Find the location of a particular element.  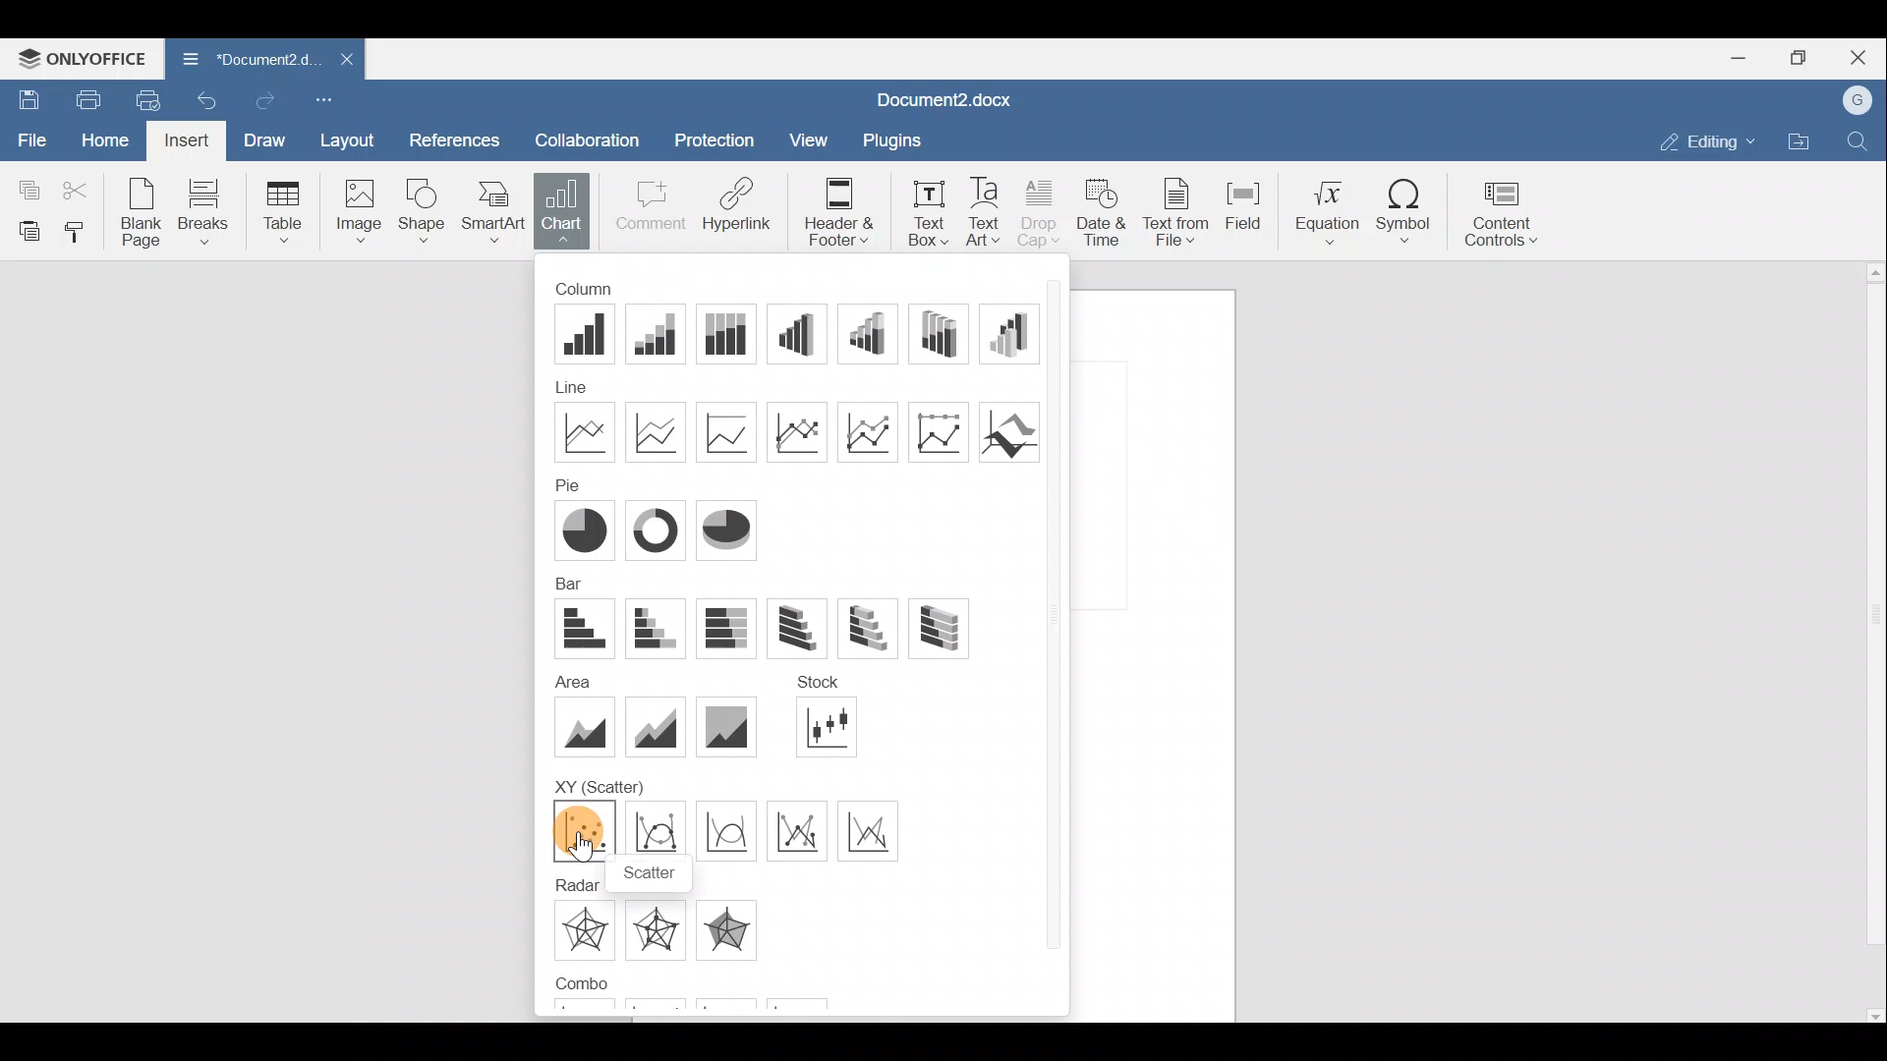

3-D stacked column is located at coordinates (874, 333).